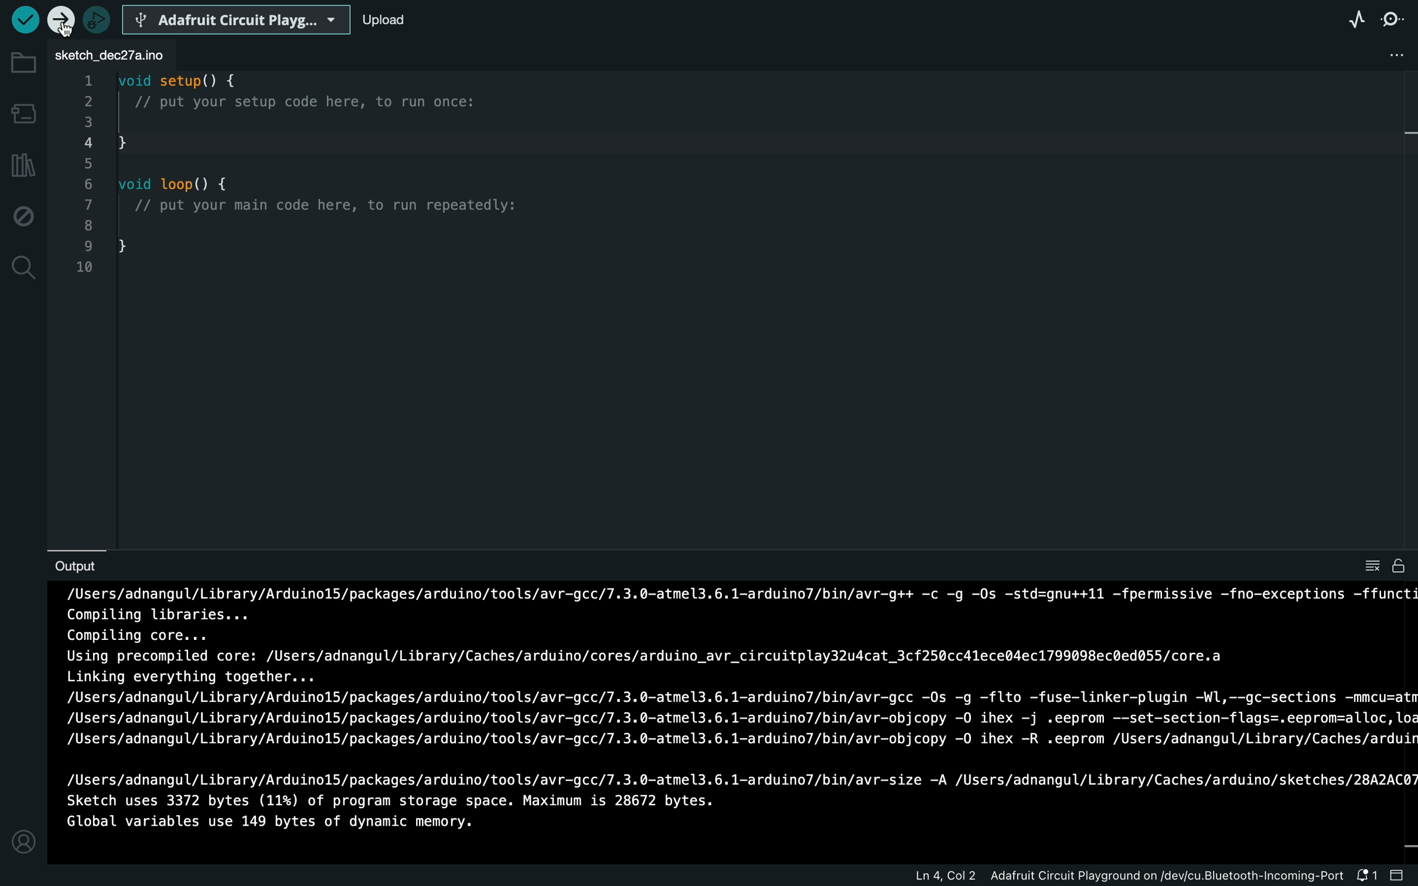 The image size is (1418, 886). I want to click on close slide bar, so click(1400, 875).